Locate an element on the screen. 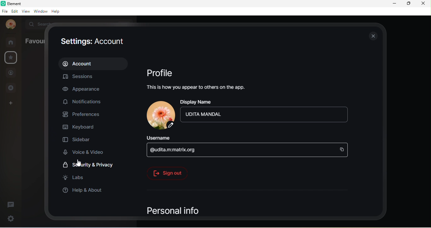  quick settings is located at coordinates (9, 218).